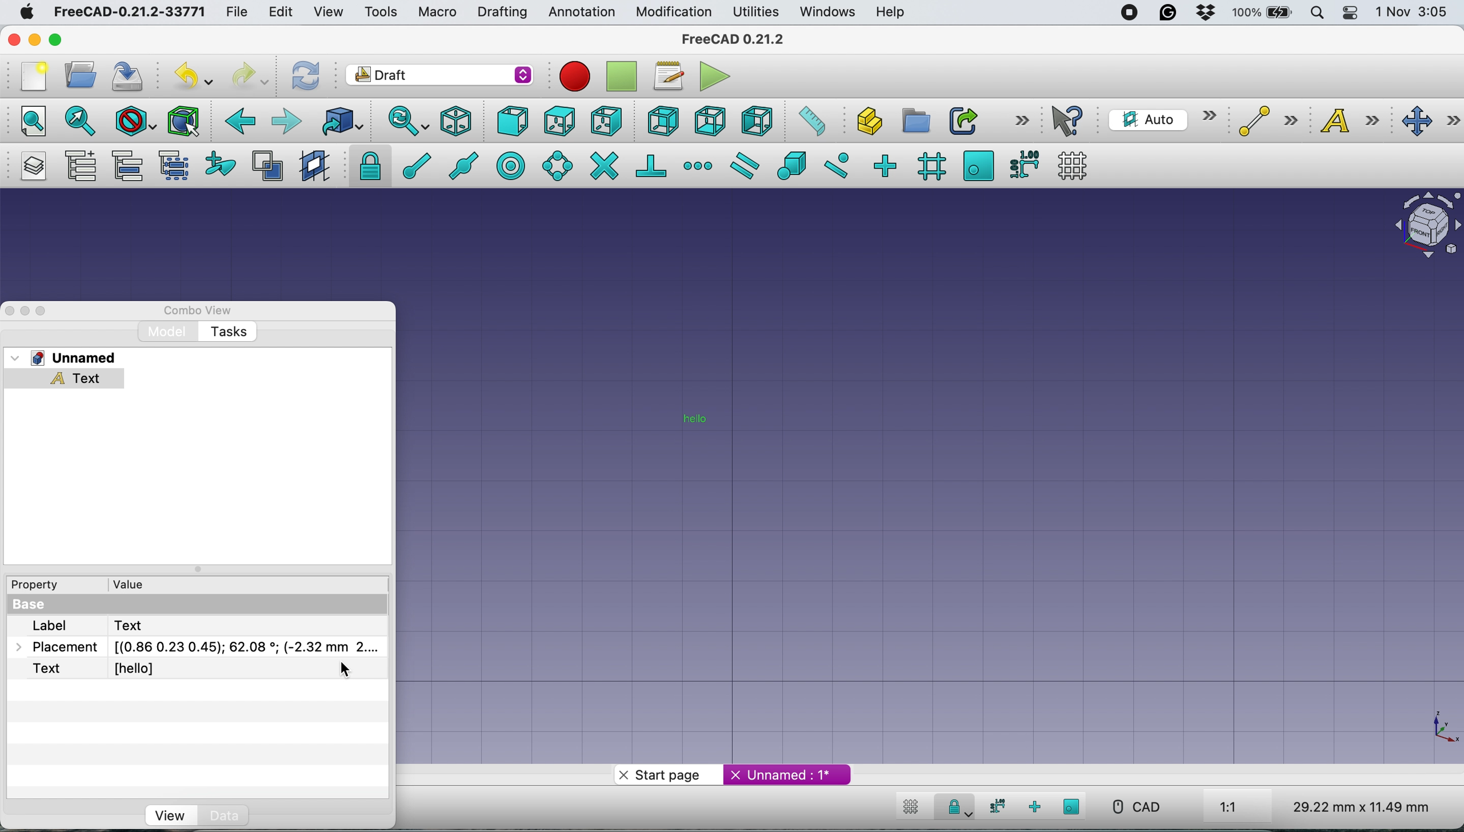 This screenshot has width=1464, height=832. What do you see at coordinates (793, 166) in the screenshot?
I see `snap special` at bounding box center [793, 166].